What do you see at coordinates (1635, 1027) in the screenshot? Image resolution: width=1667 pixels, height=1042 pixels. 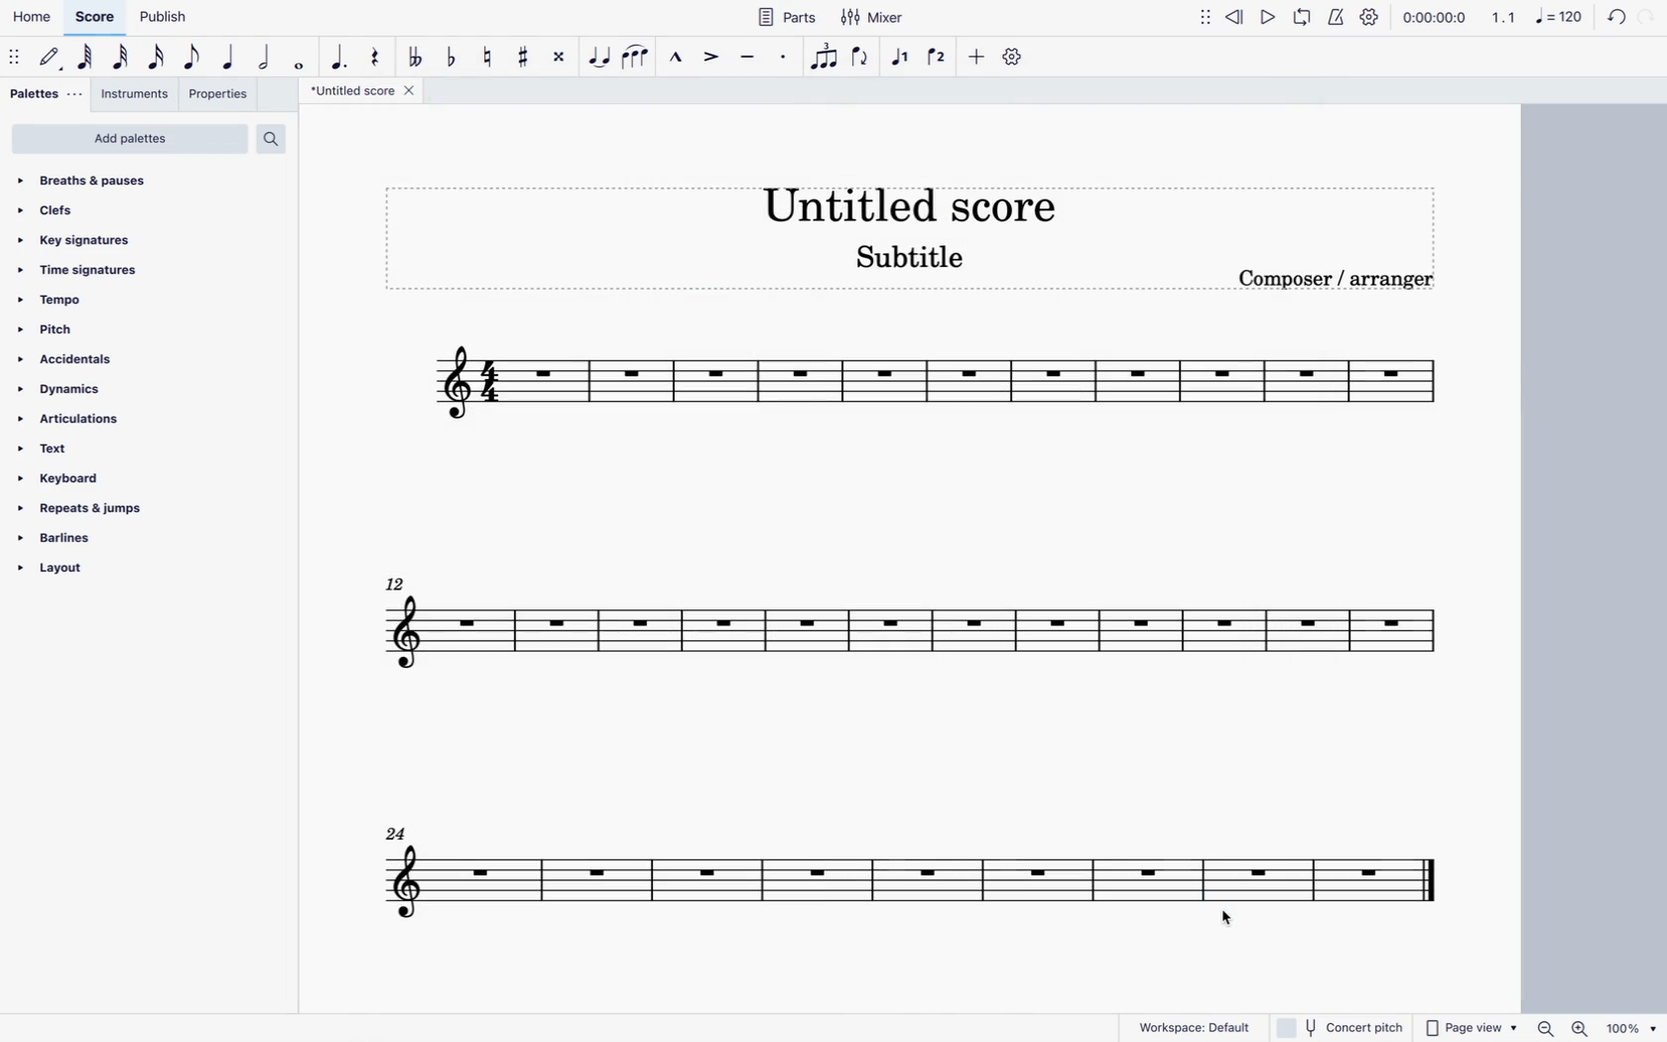 I see `zoom percentage` at bounding box center [1635, 1027].